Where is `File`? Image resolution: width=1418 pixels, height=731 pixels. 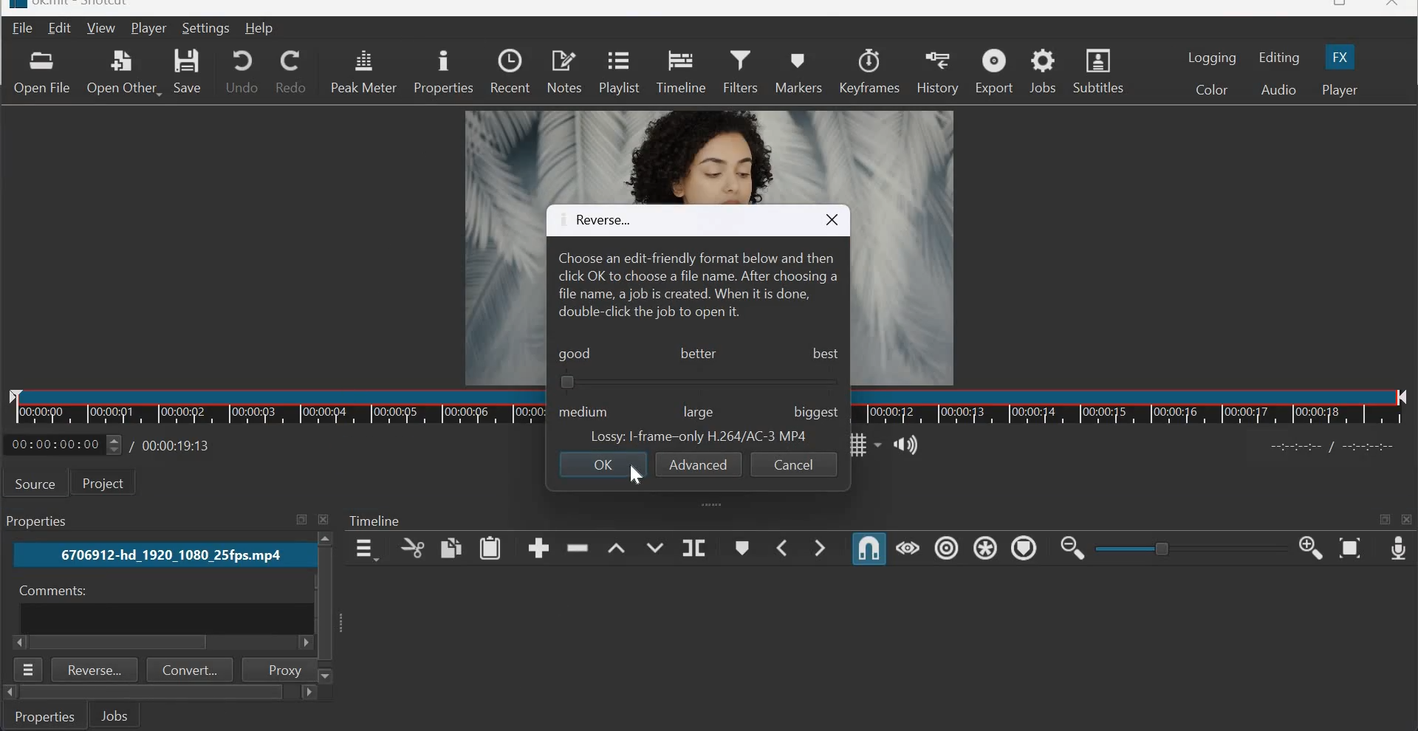 File is located at coordinates (20, 29).